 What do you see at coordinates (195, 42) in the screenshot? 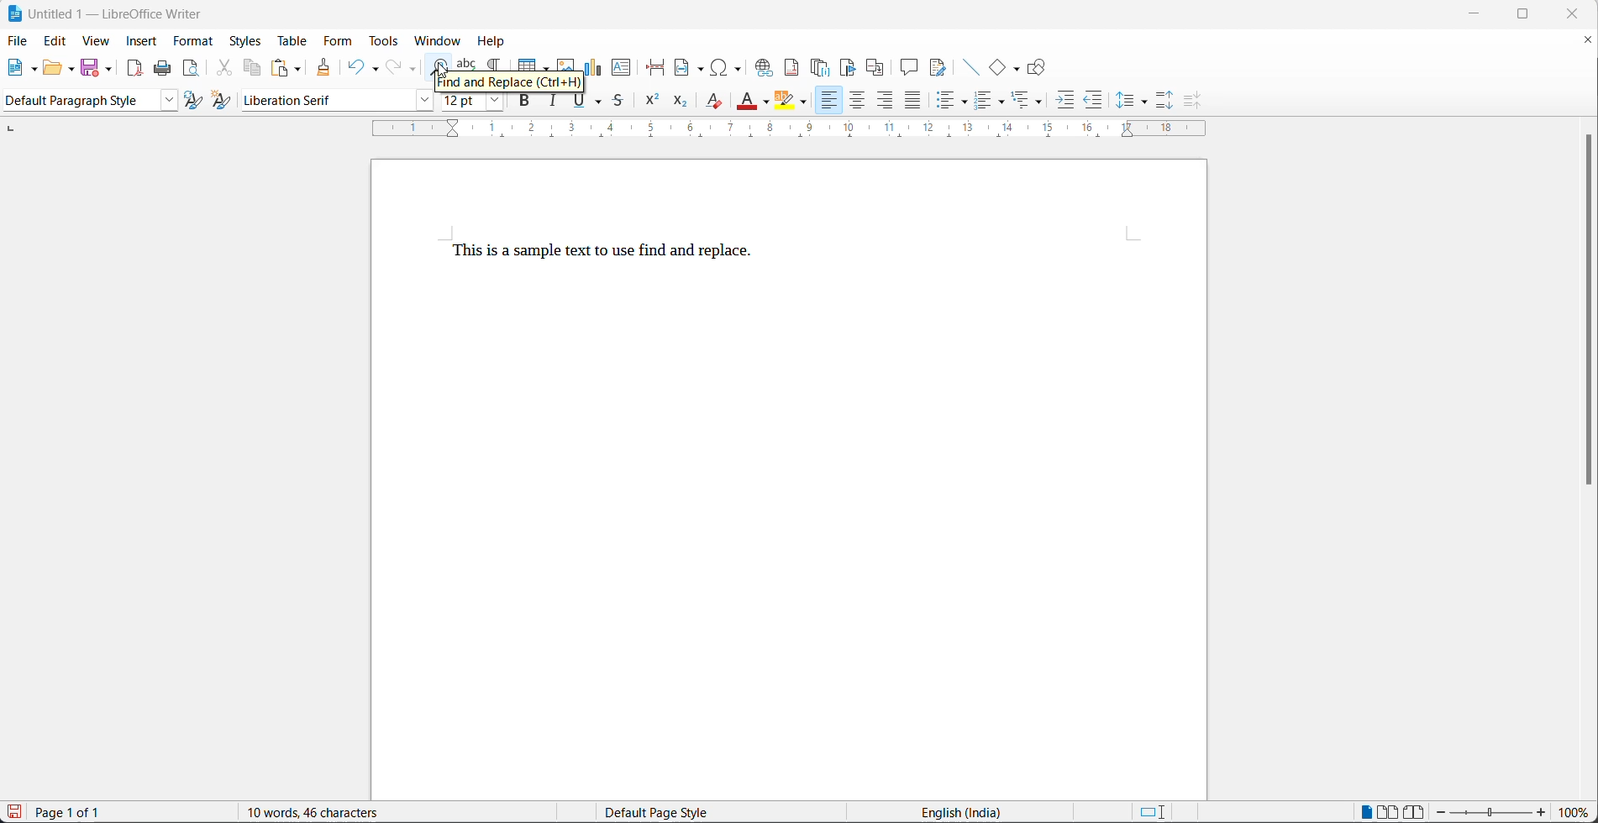
I see `format` at bounding box center [195, 42].